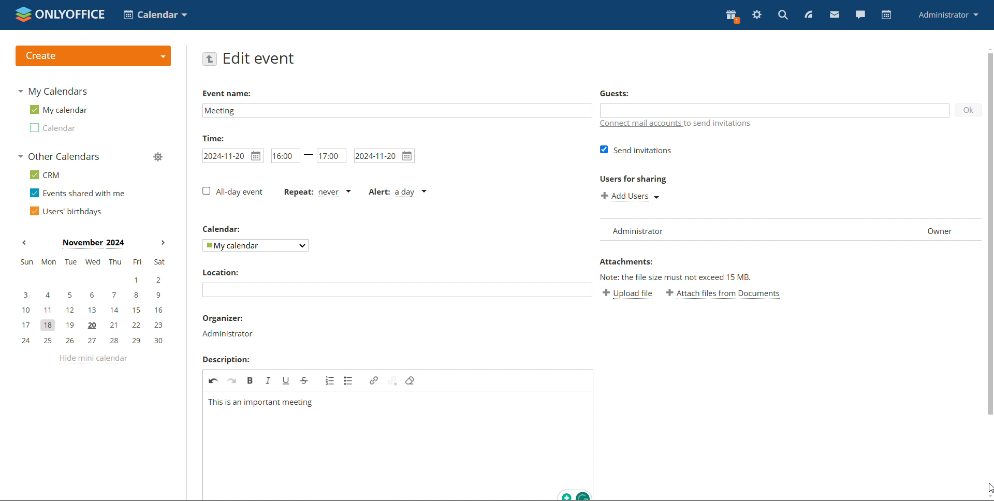  What do you see at coordinates (788, 230) in the screenshot?
I see `list of users` at bounding box center [788, 230].